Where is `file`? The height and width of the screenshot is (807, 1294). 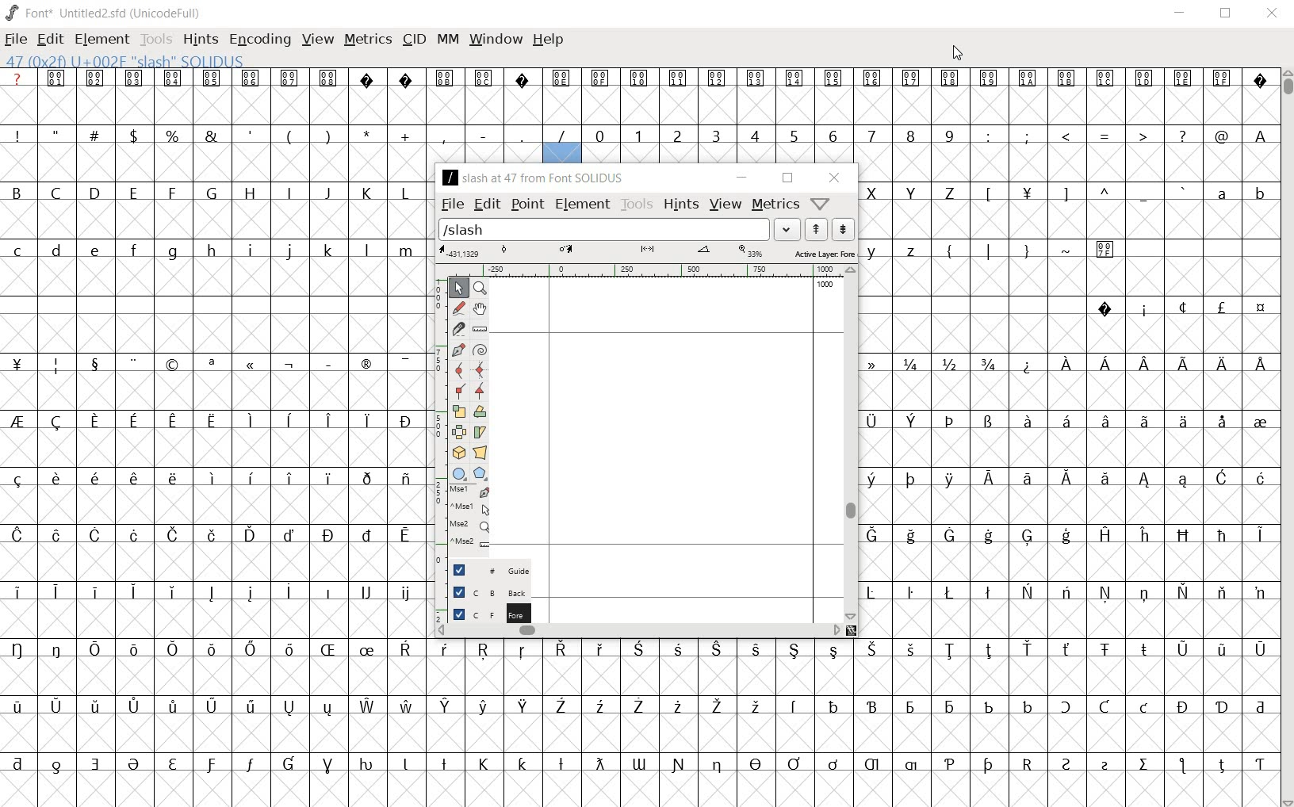 file is located at coordinates (452, 204).